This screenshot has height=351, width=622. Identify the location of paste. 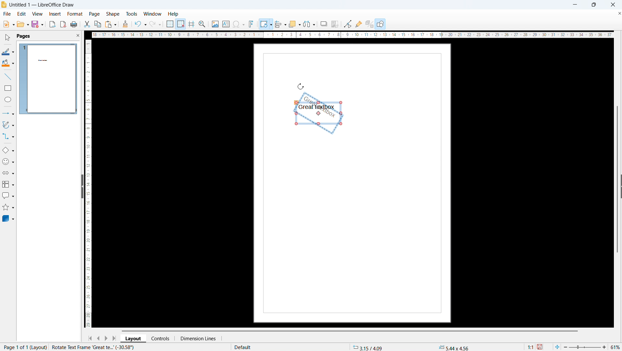
(110, 24).